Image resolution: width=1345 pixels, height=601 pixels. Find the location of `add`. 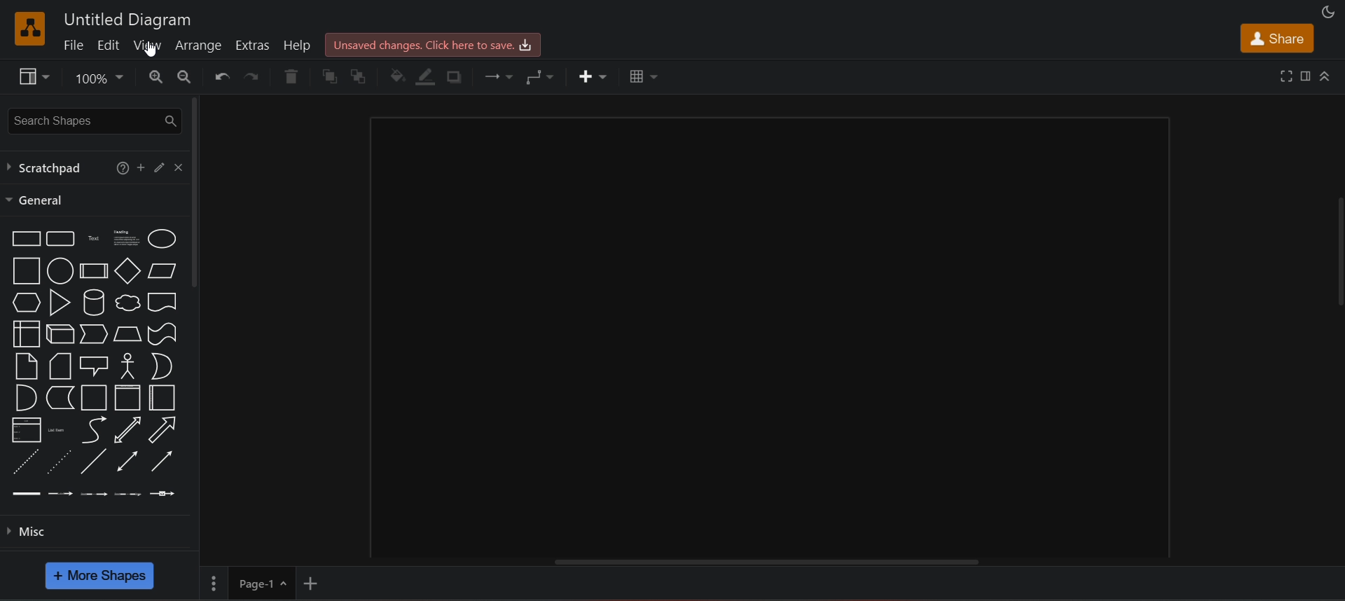

add is located at coordinates (142, 166).